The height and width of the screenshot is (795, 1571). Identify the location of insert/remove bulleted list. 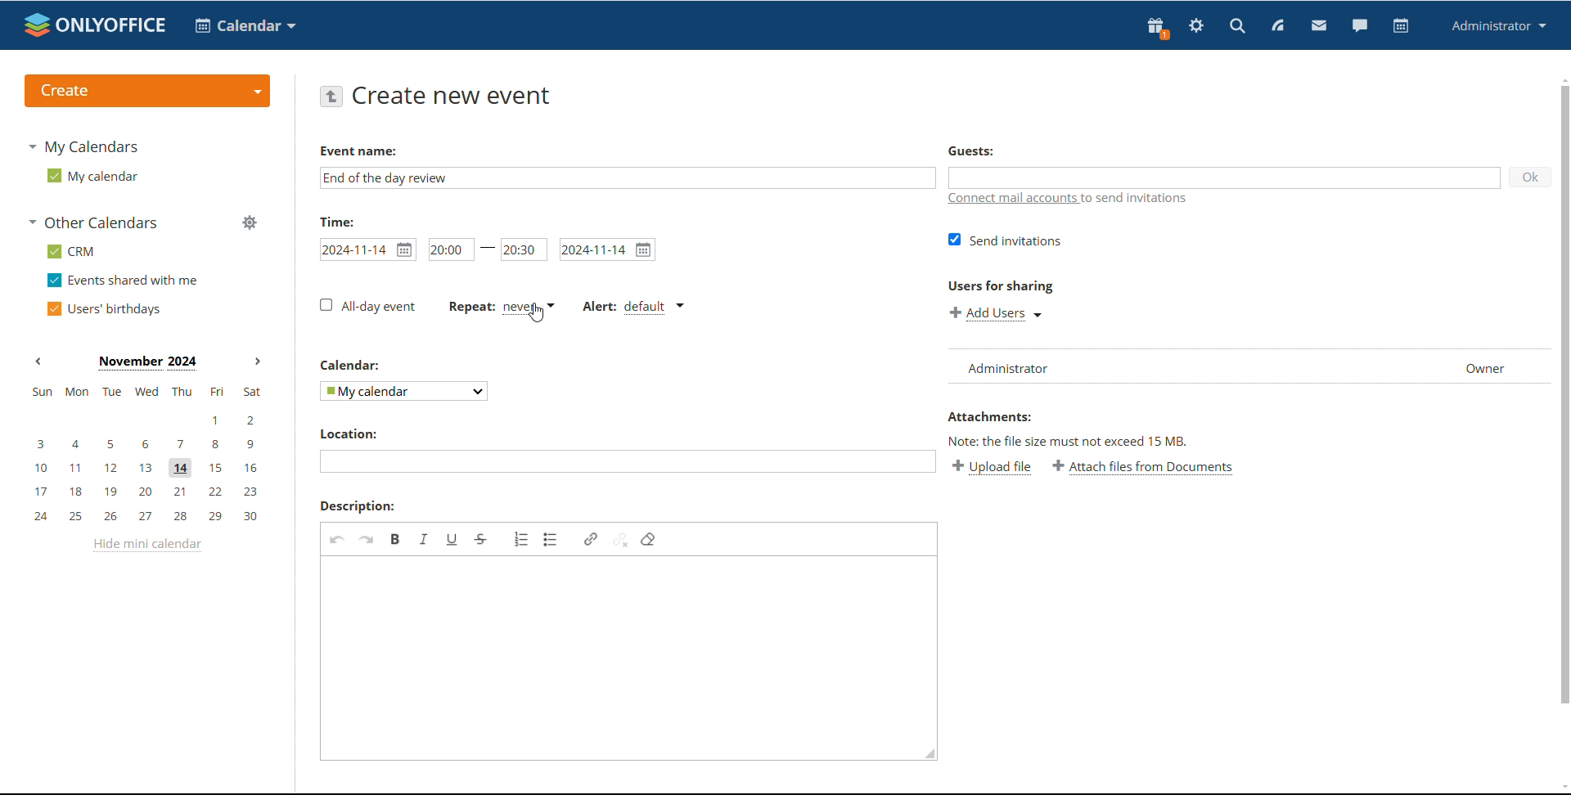
(551, 539).